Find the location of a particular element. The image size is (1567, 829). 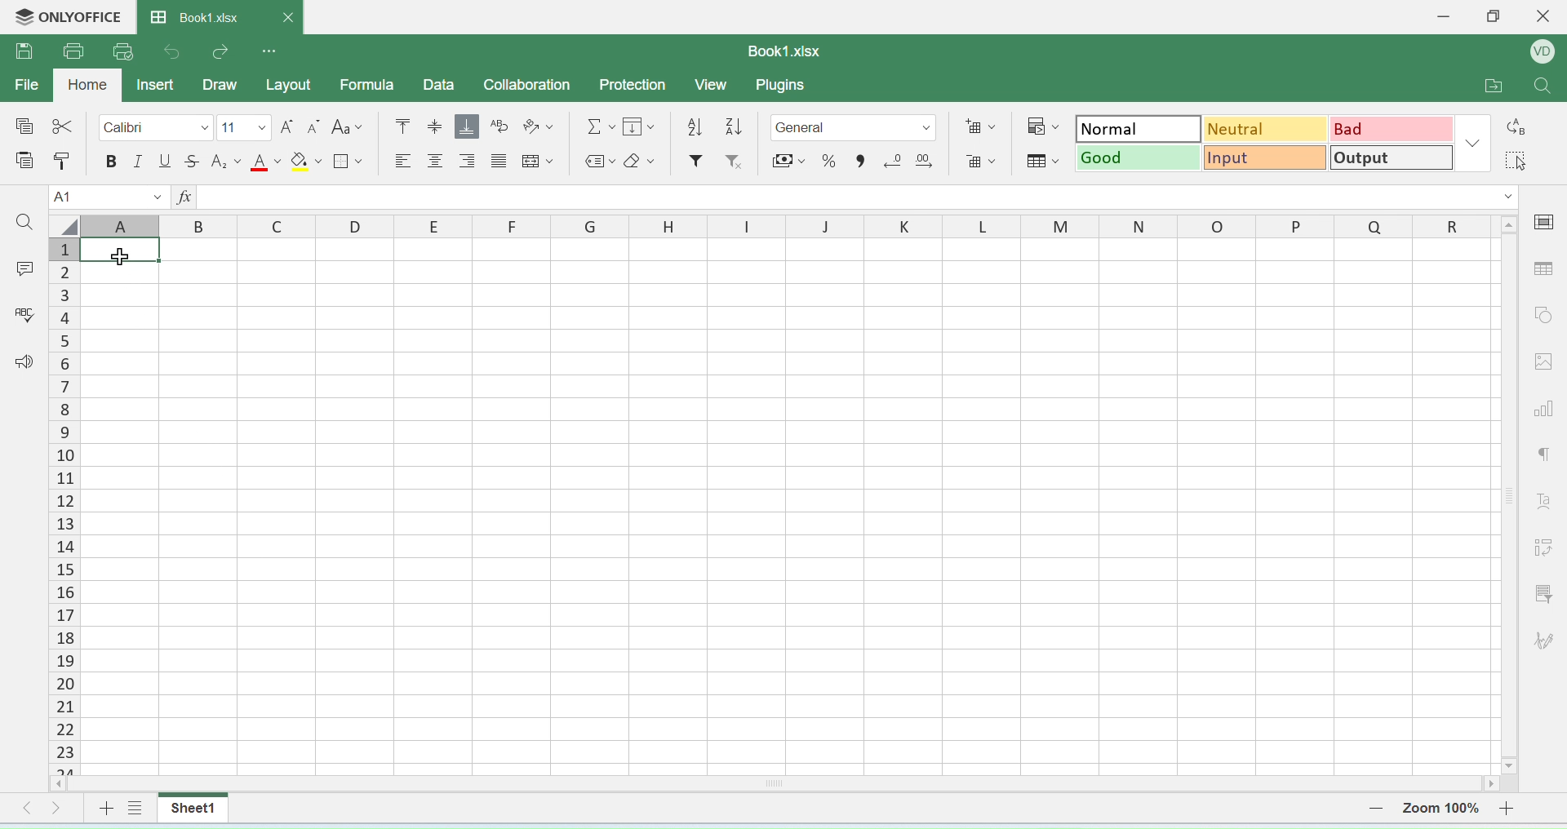

align left is located at coordinates (400, 162).